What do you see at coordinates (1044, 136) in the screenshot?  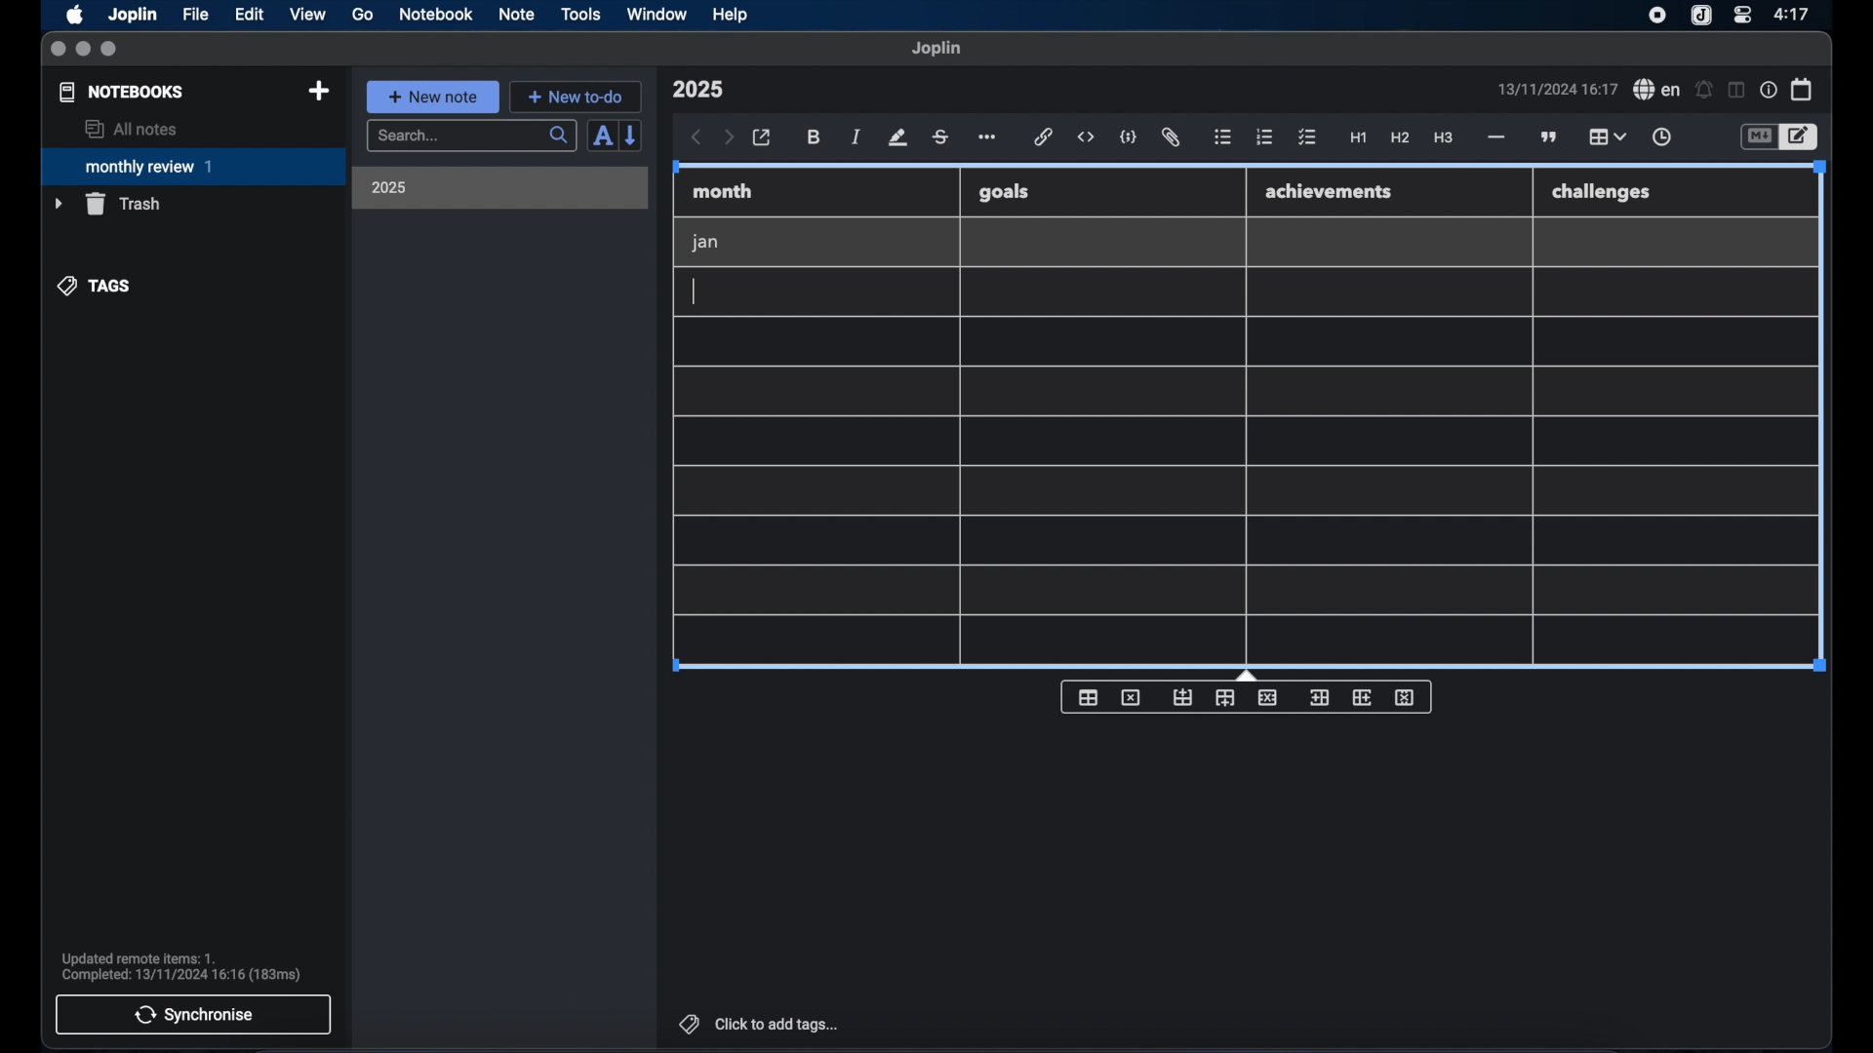 I see `hyperlink` at bounding box center [1044, 136].